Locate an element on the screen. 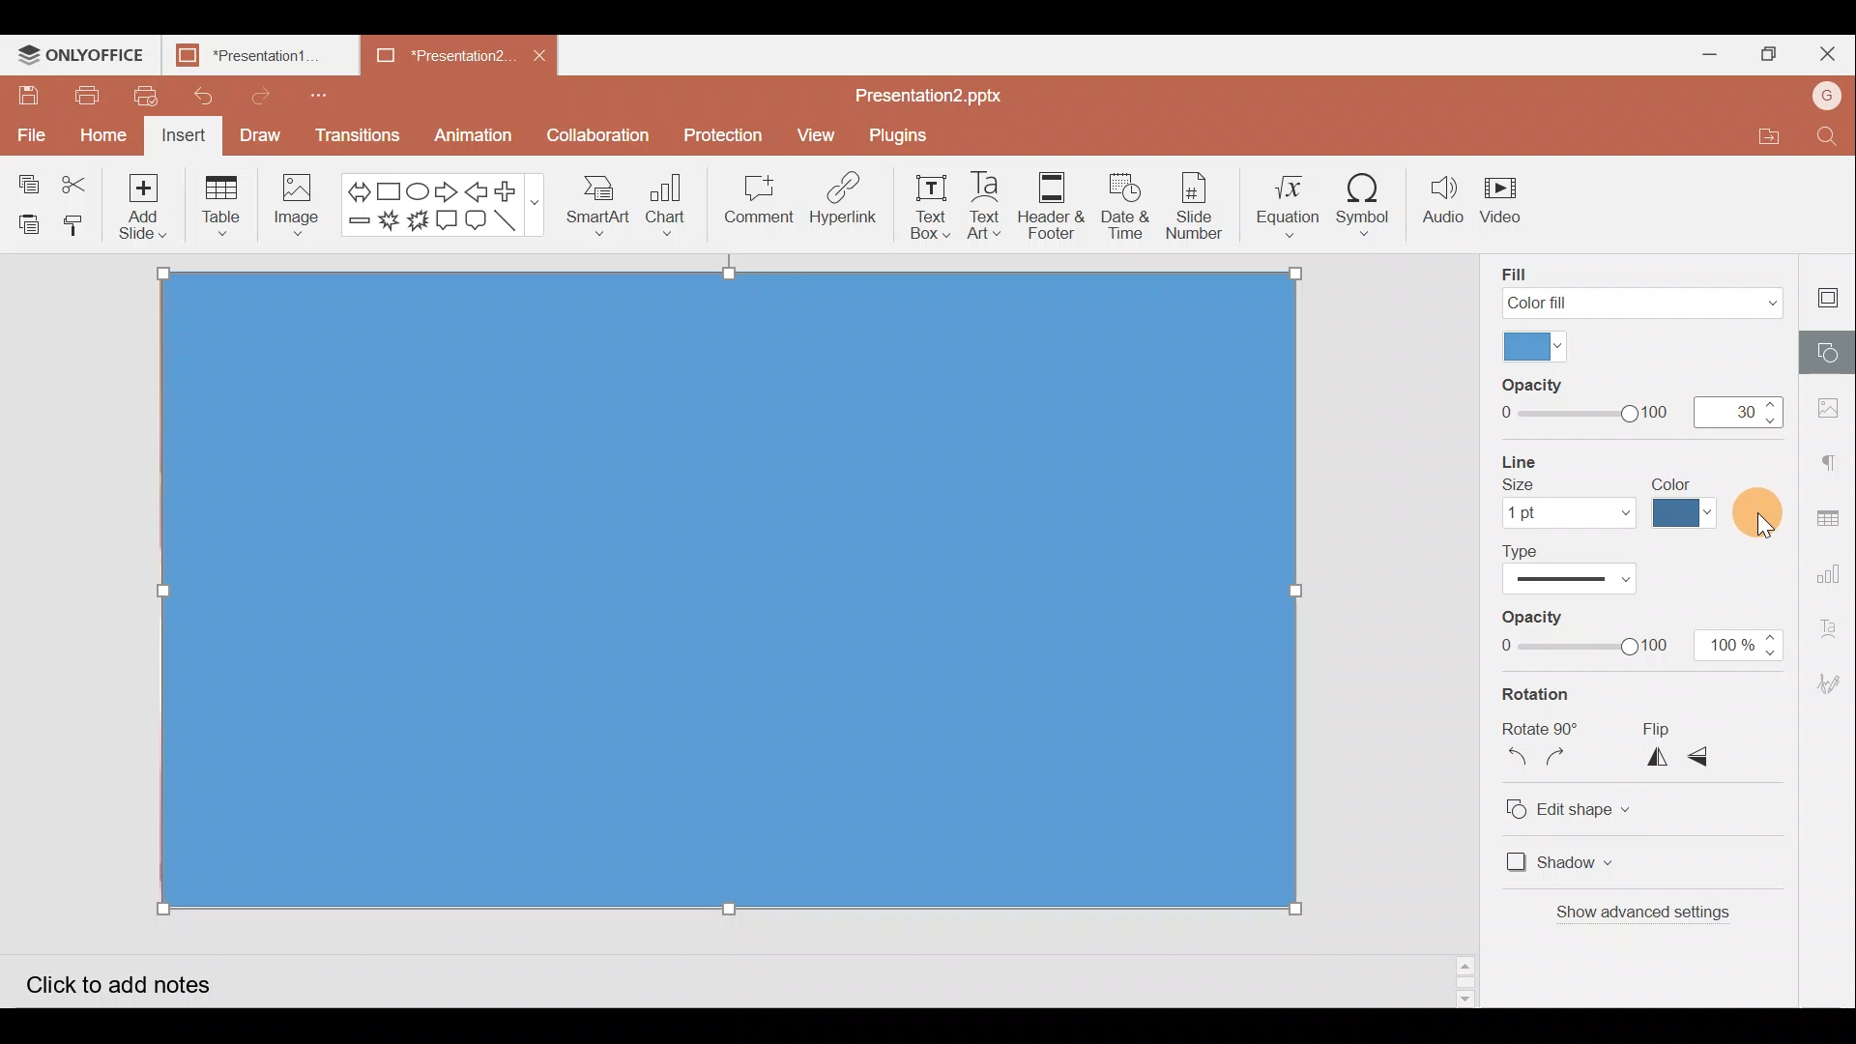 The height and width of the screenshot is (1044, 1856). Flip is located at coordinates (1683, 726).